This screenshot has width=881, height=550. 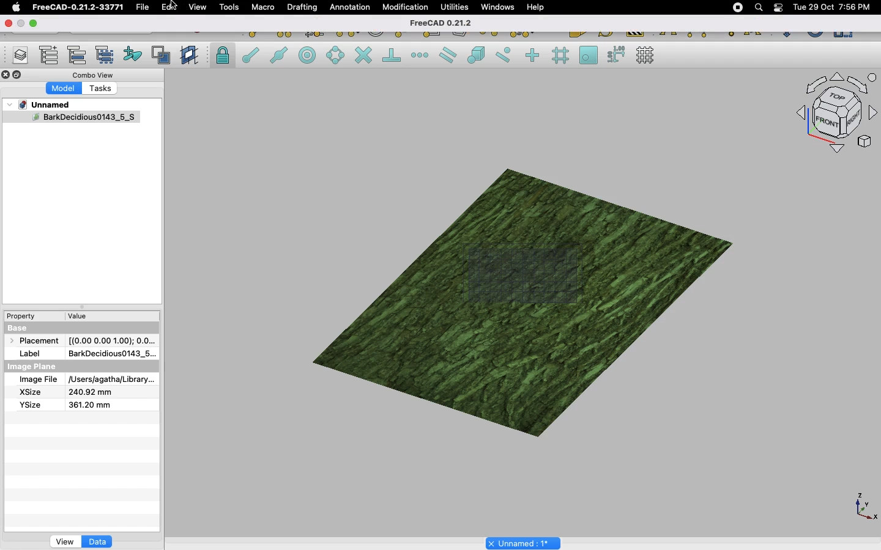 I want to click on Project name, so click(x=524, y=542).